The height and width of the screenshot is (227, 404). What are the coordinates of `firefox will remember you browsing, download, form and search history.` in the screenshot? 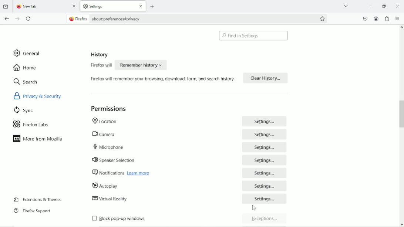 It's located at (161, 79).